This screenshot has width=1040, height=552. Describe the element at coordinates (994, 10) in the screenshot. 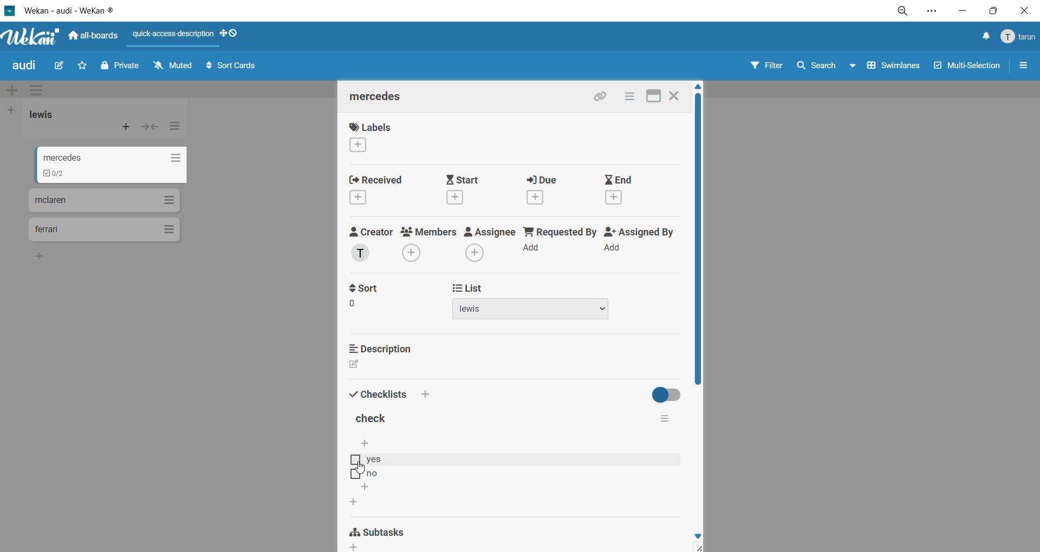

I see `maximize` at that location.